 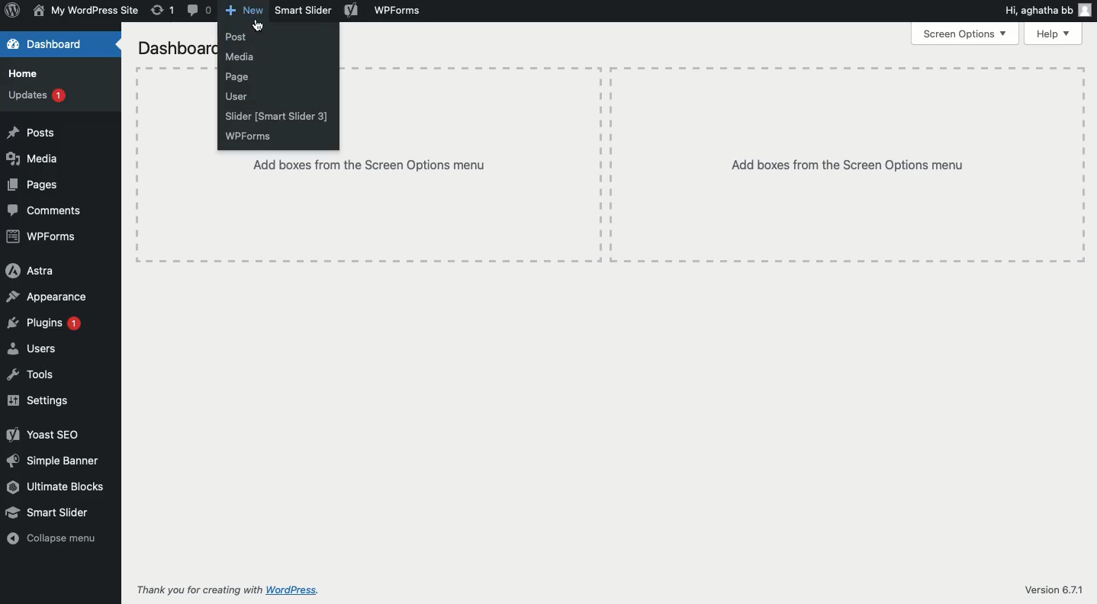 I want to click on Add boxes from the screen options menu, so click(x=369, y=208).